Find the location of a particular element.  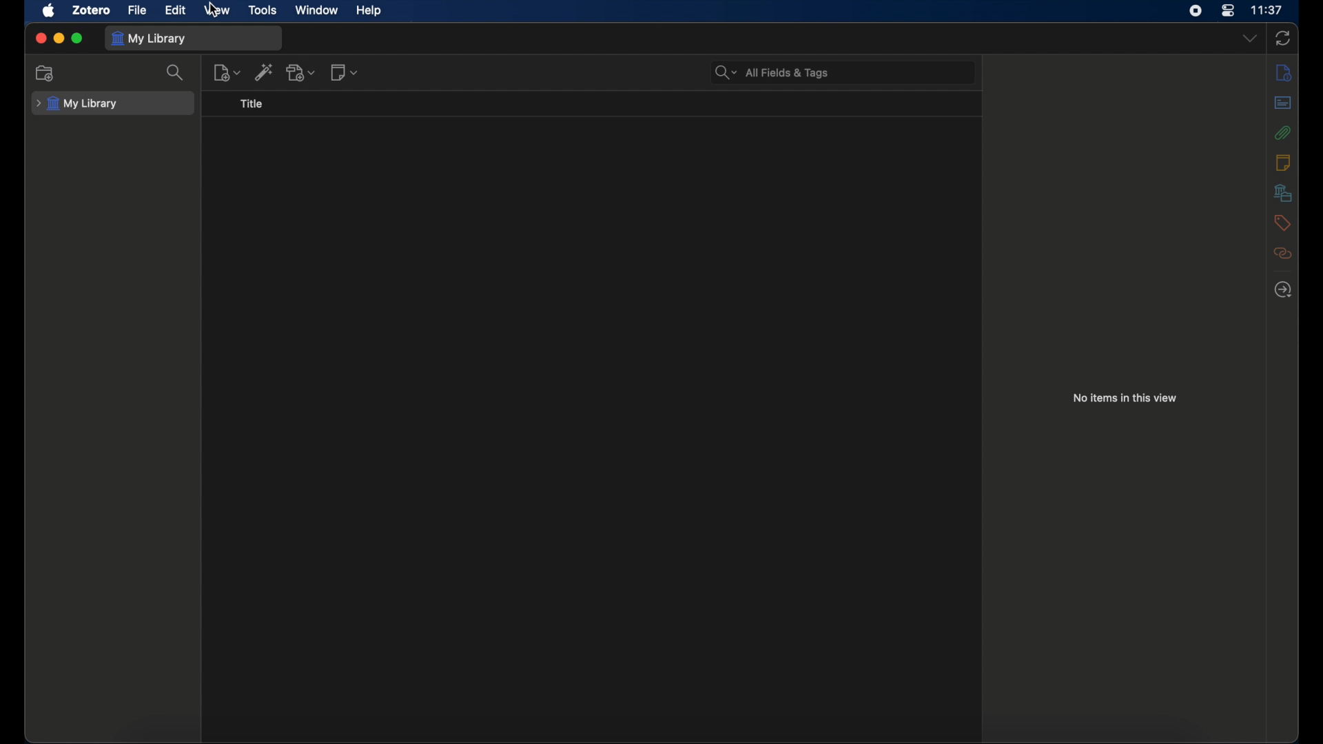

help is located at coordinates (369, 11).